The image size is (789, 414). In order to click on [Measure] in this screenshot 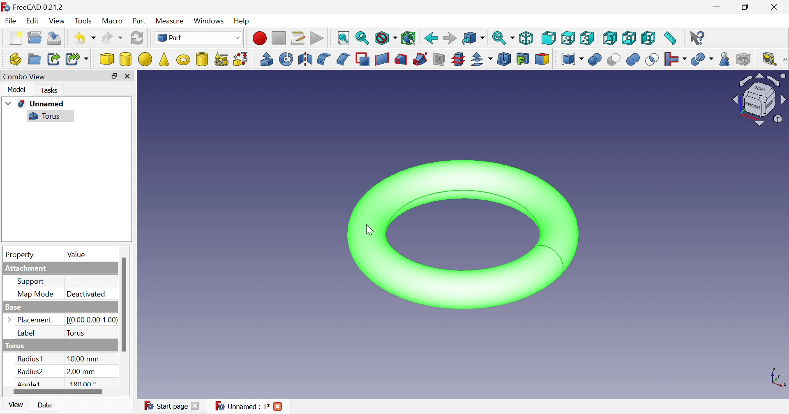, I will do `click(784, 59)`.